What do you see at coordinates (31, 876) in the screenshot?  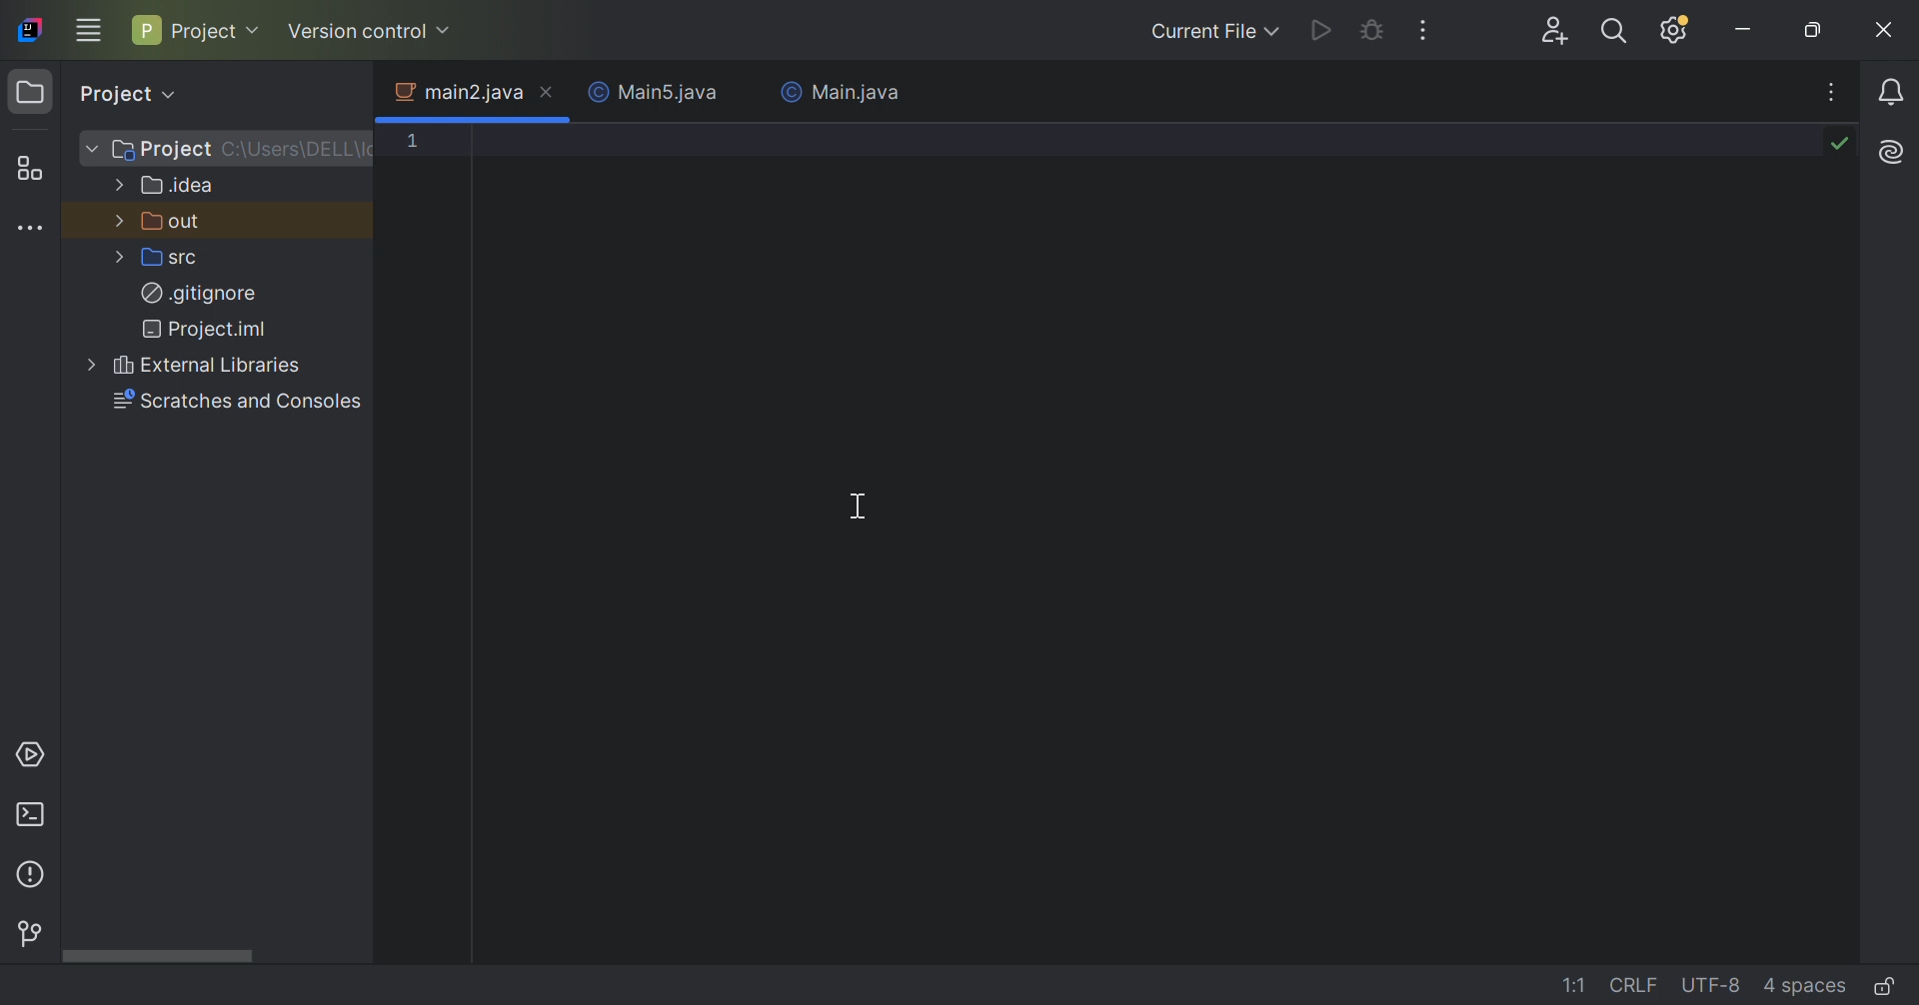 I see `Problems` at bounding box center [31, 876].